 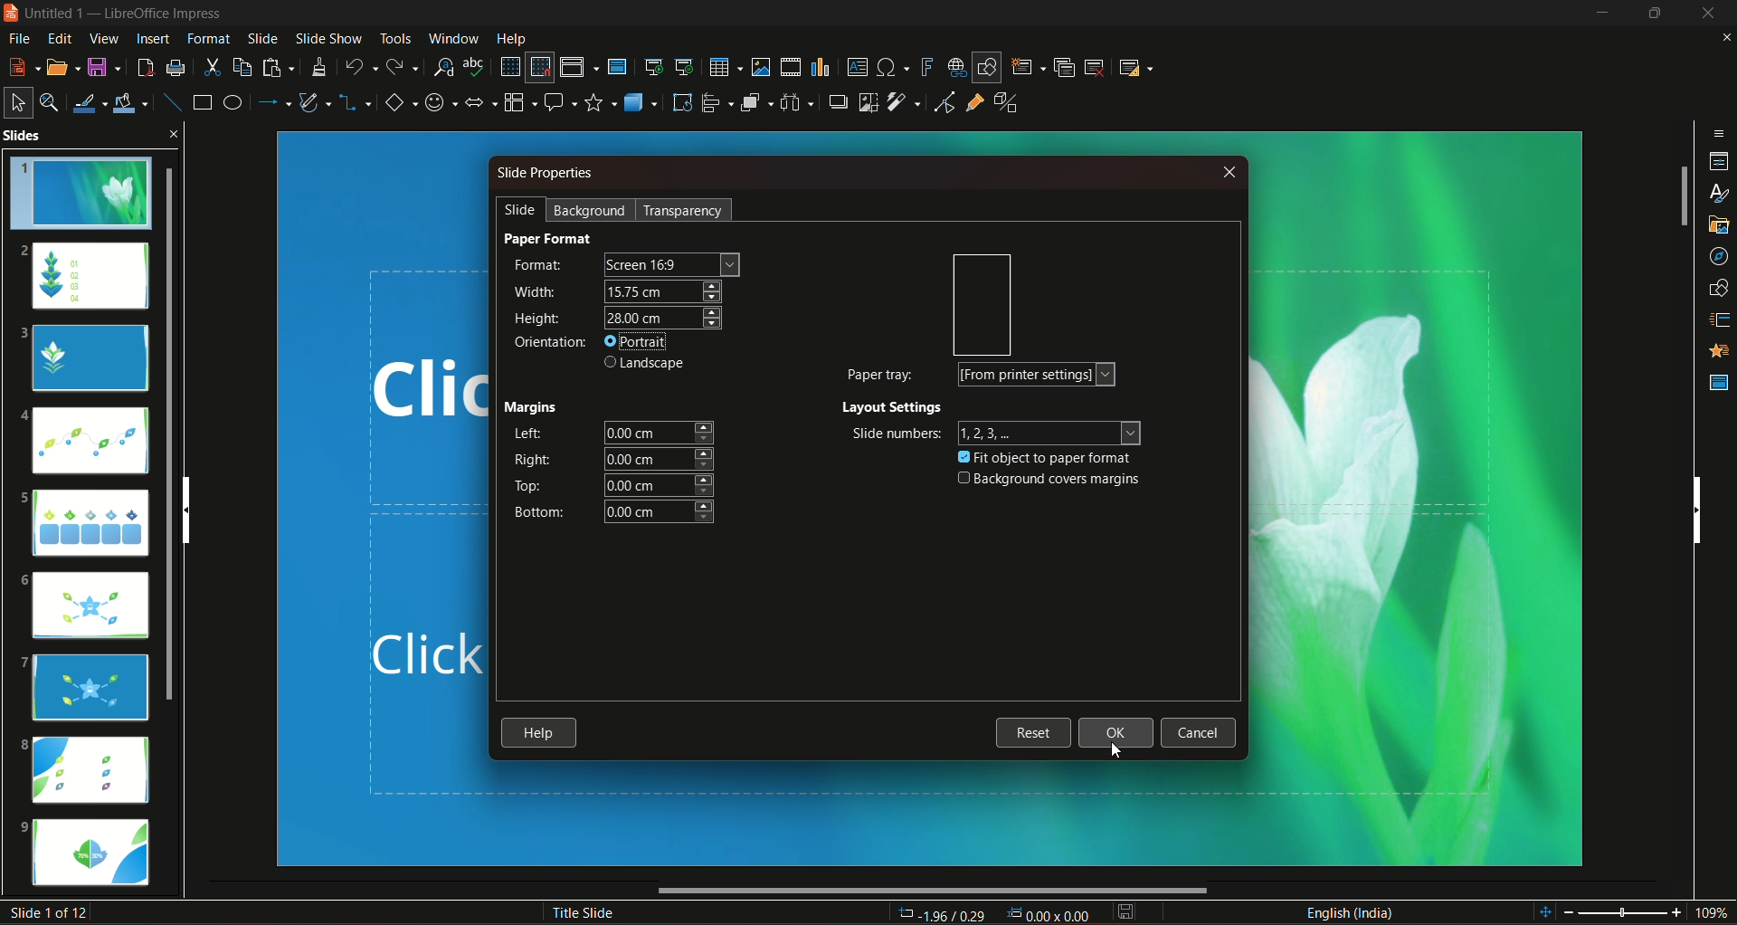 I want to click on close, so click(x=1722, y=38).